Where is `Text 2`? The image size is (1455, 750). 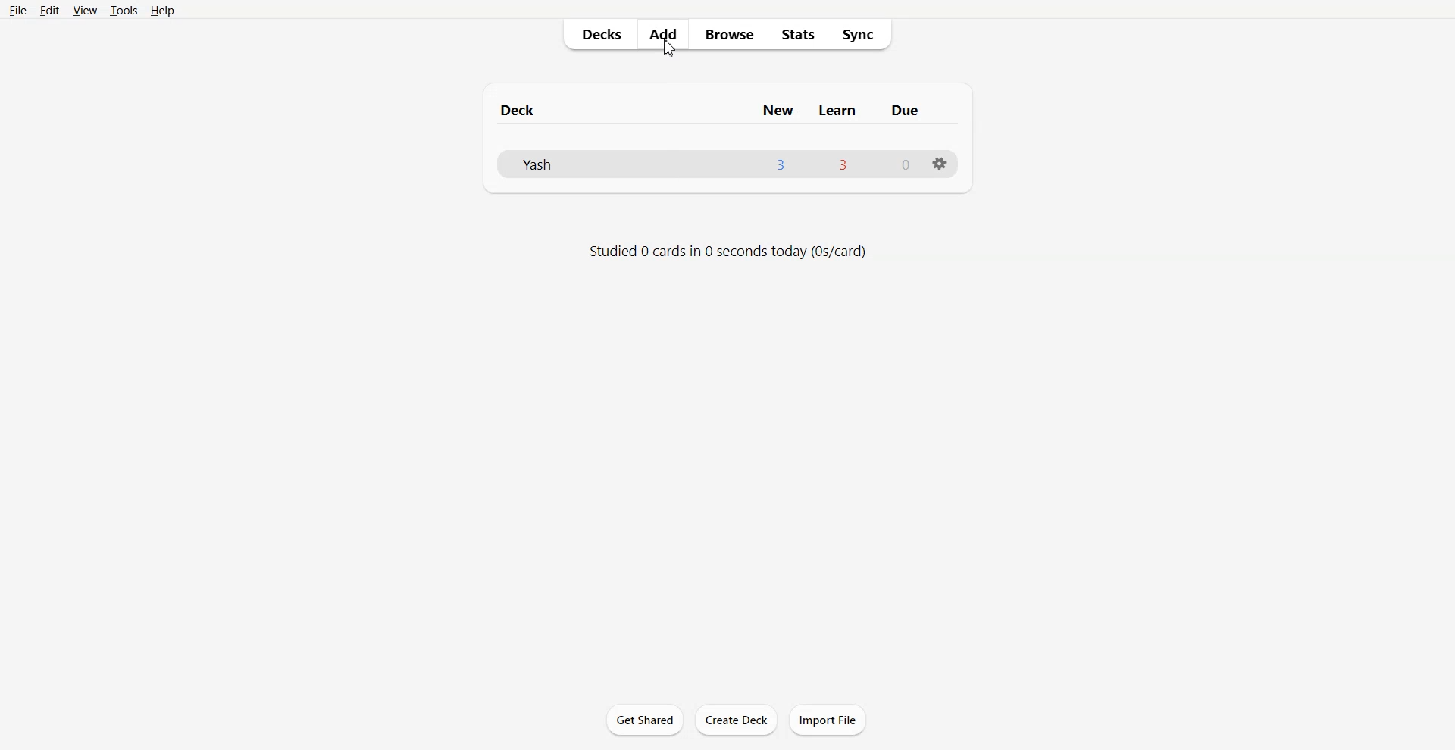
Text 2 is located at coordinates (729, 250).